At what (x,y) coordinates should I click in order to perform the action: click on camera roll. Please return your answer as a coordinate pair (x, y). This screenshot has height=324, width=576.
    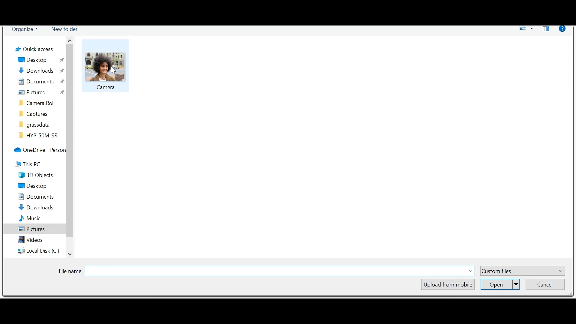
    Looking at the image, I should click on (37, 103).